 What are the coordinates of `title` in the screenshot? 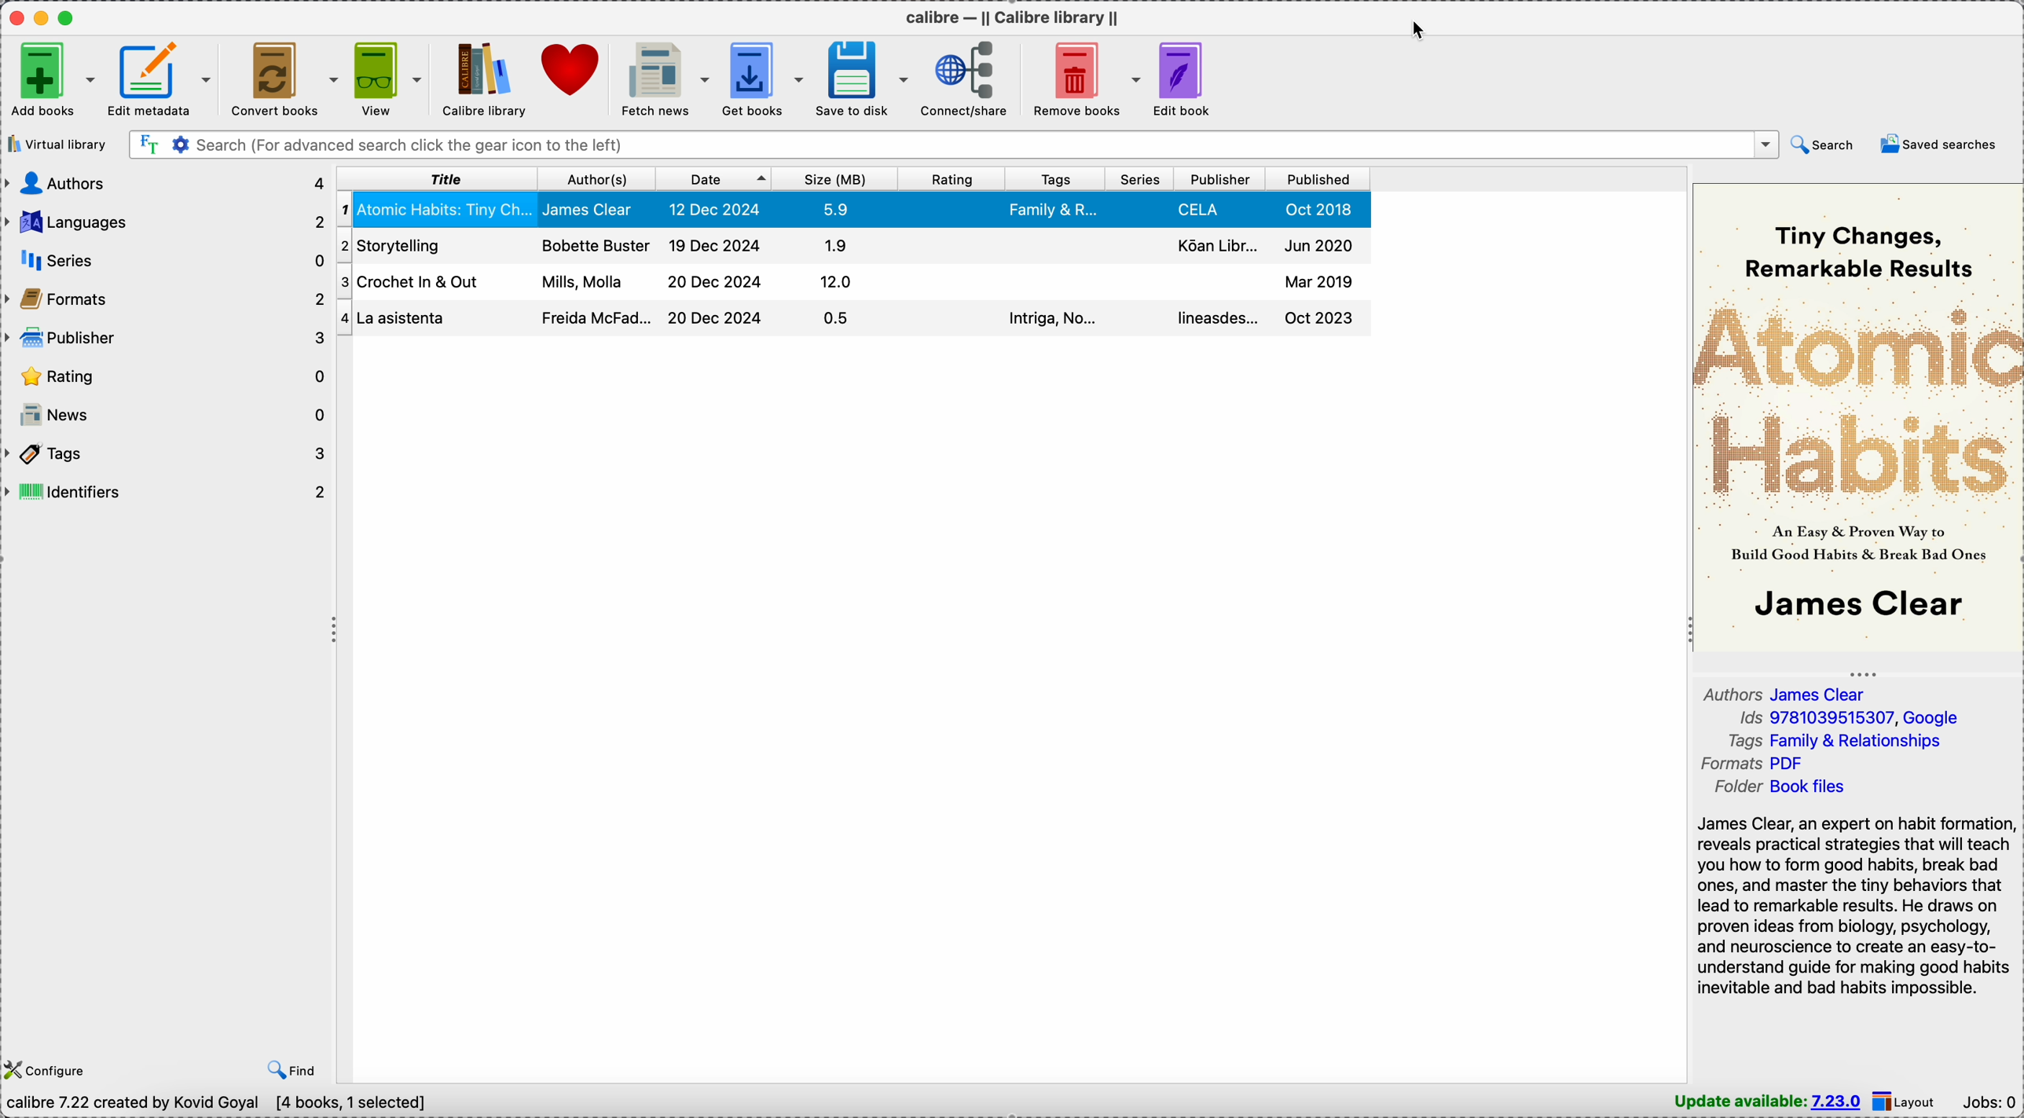 It's located at (438, 181).